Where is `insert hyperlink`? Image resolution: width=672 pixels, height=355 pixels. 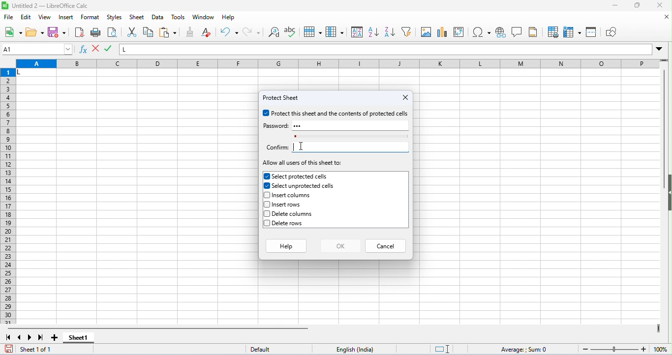 insert hyperlink is located at coordinates (501, 32).